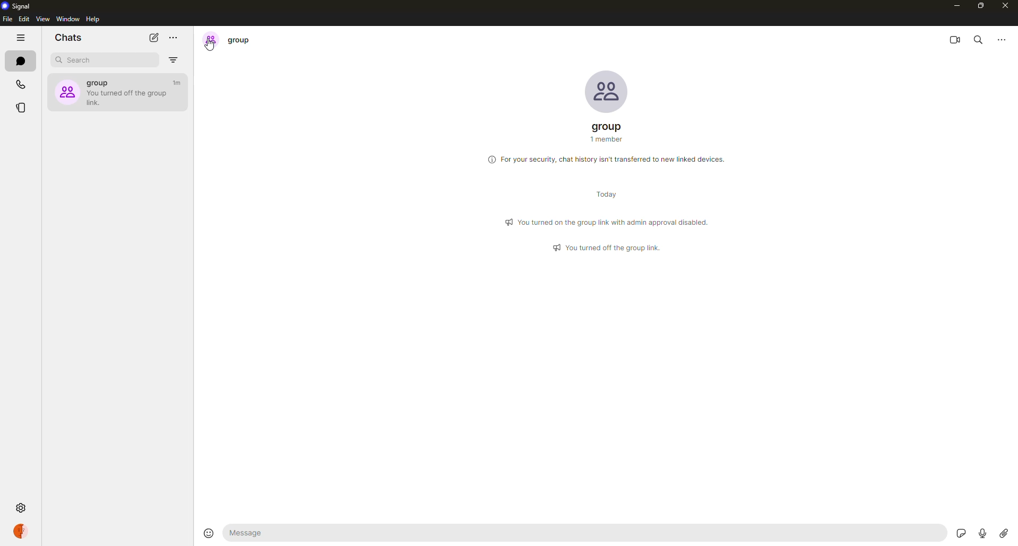 The width and height of the screenshot is (1018, 546). What do you see at coordinates (956, 39) in the screenshot?
I see `video call` at bounding box center [956, 39].